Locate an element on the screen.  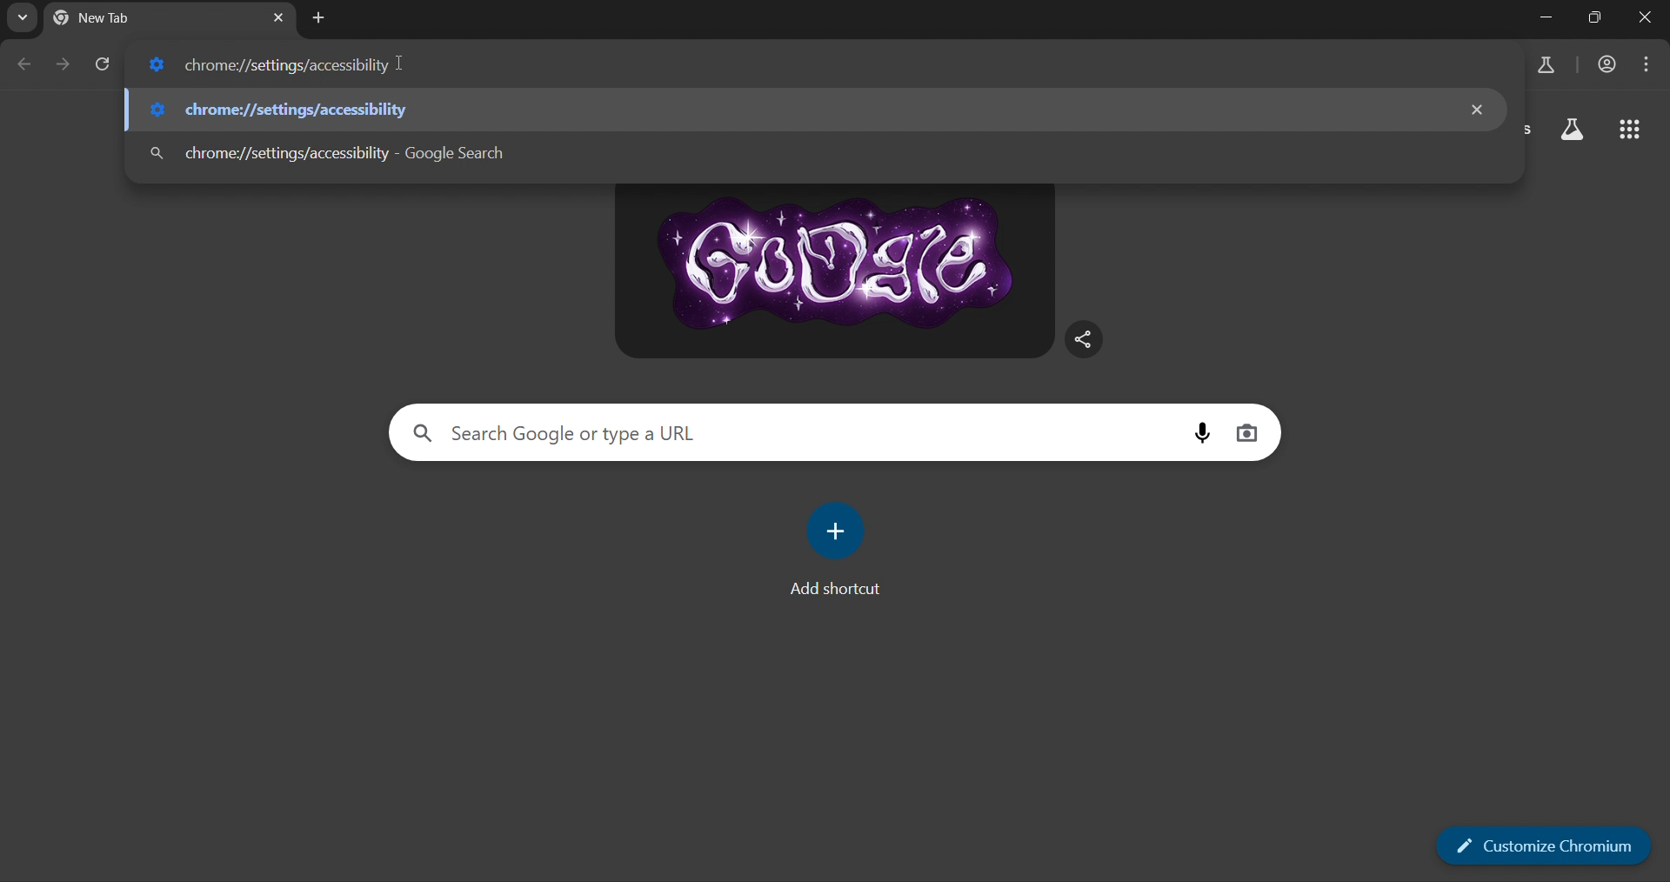
add shortcut is located at coordinates (838, 546).